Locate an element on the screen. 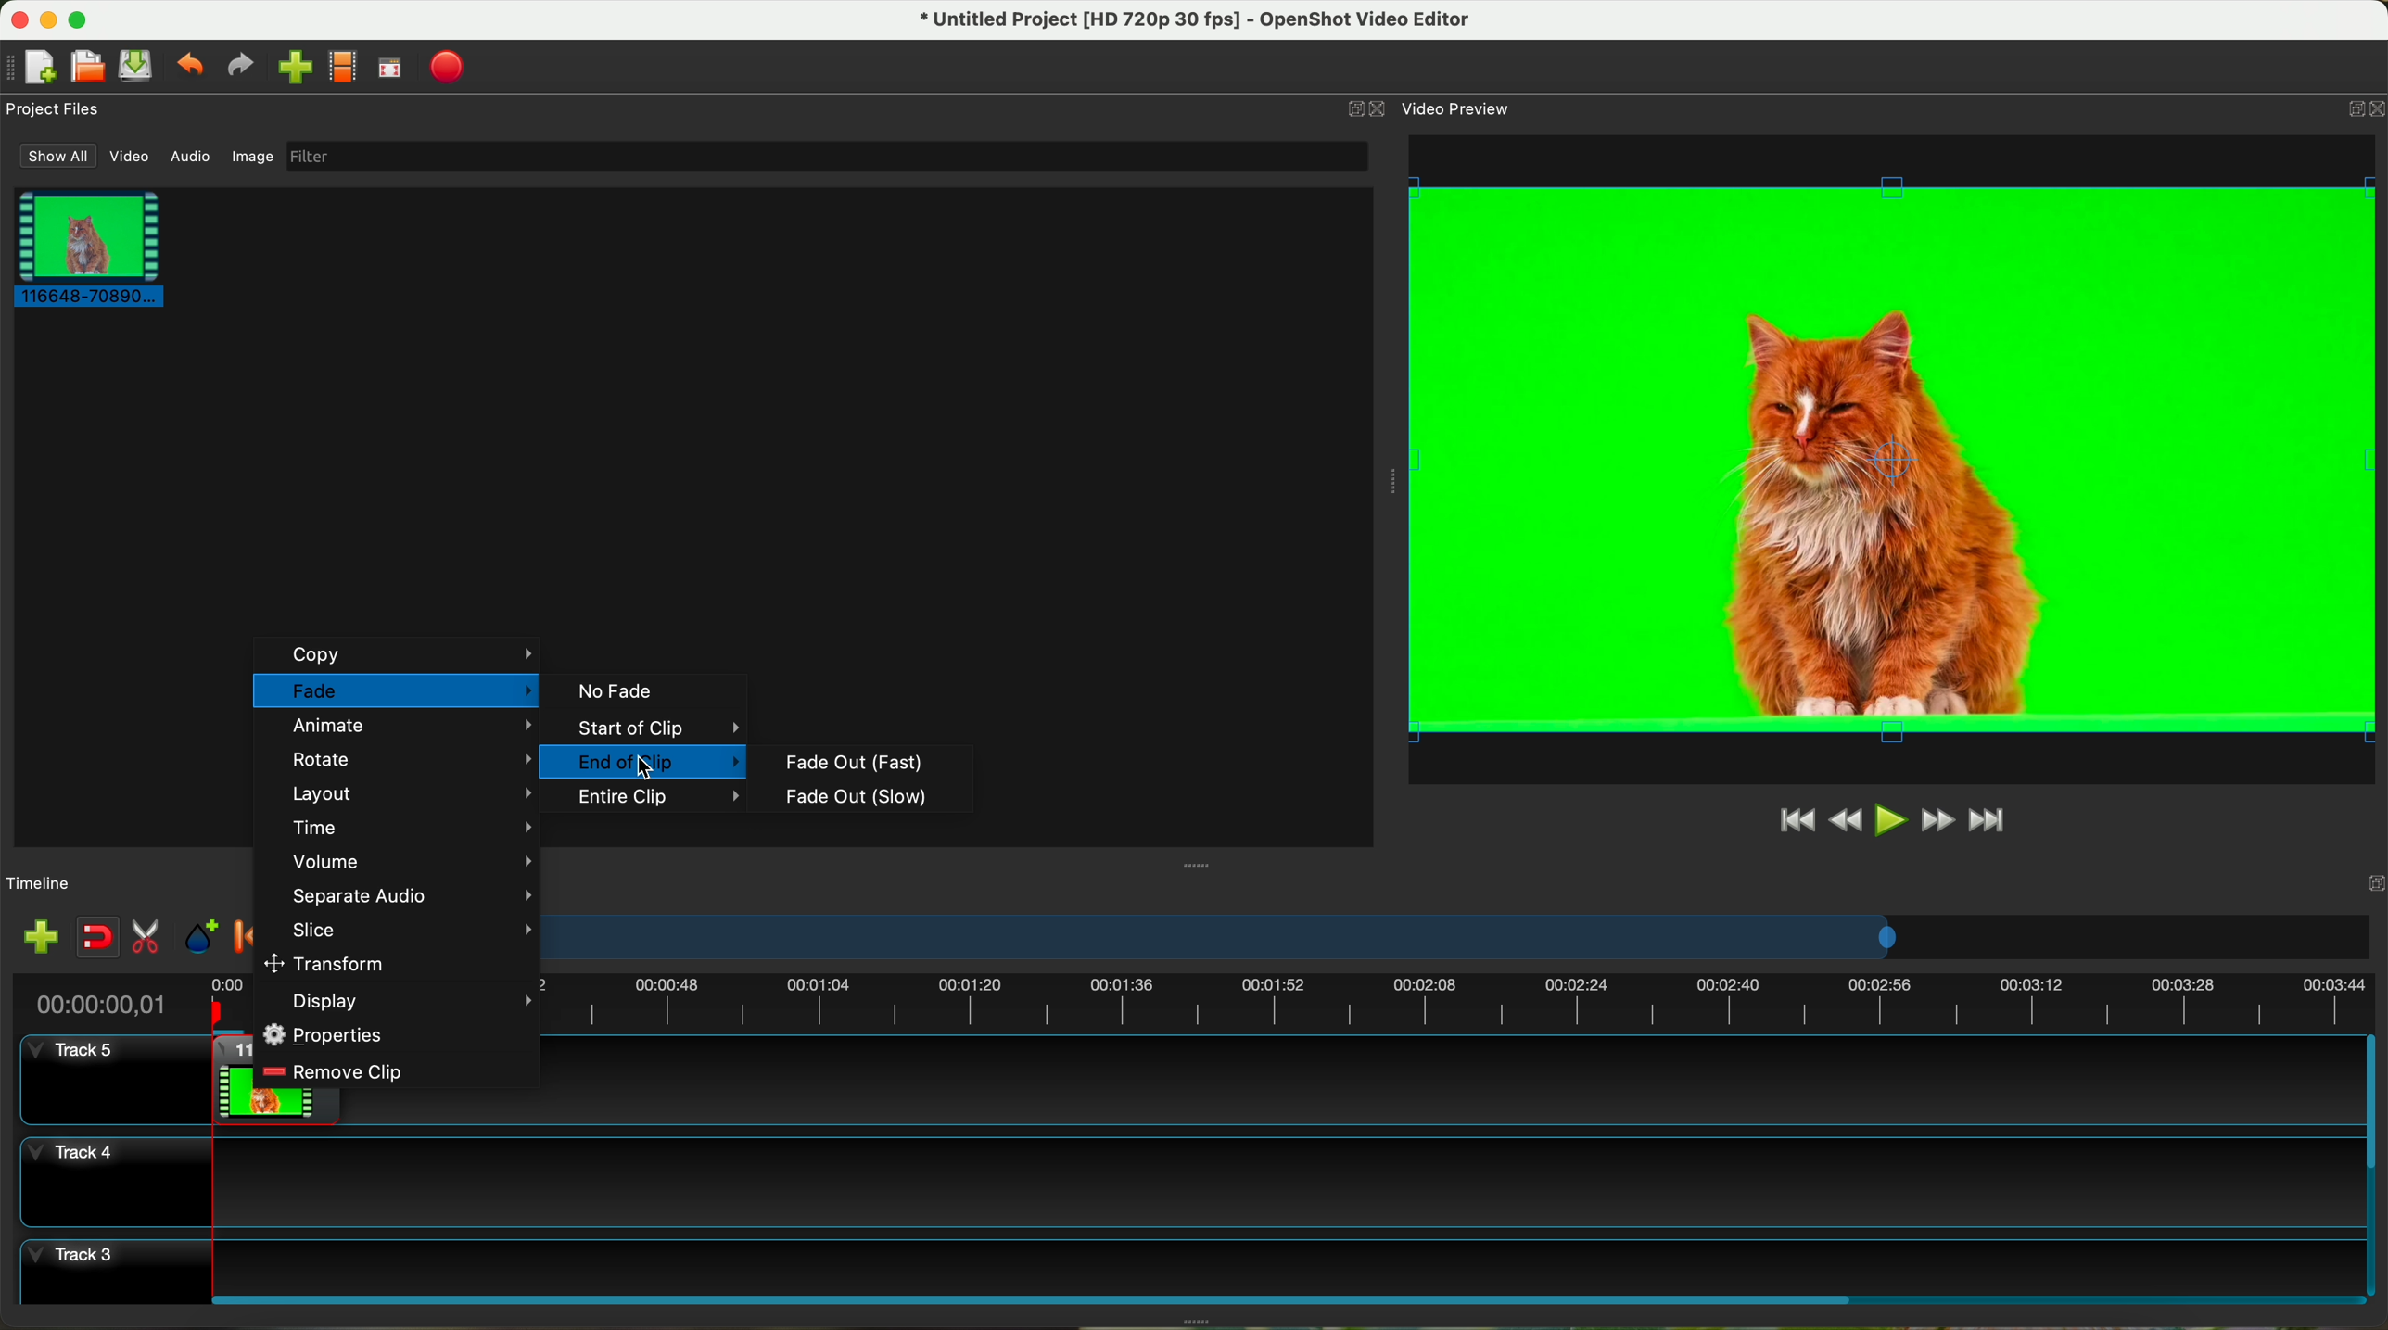 This screenshot has width=2388, height=1330. previous marker is located at coordinates (243, 936).